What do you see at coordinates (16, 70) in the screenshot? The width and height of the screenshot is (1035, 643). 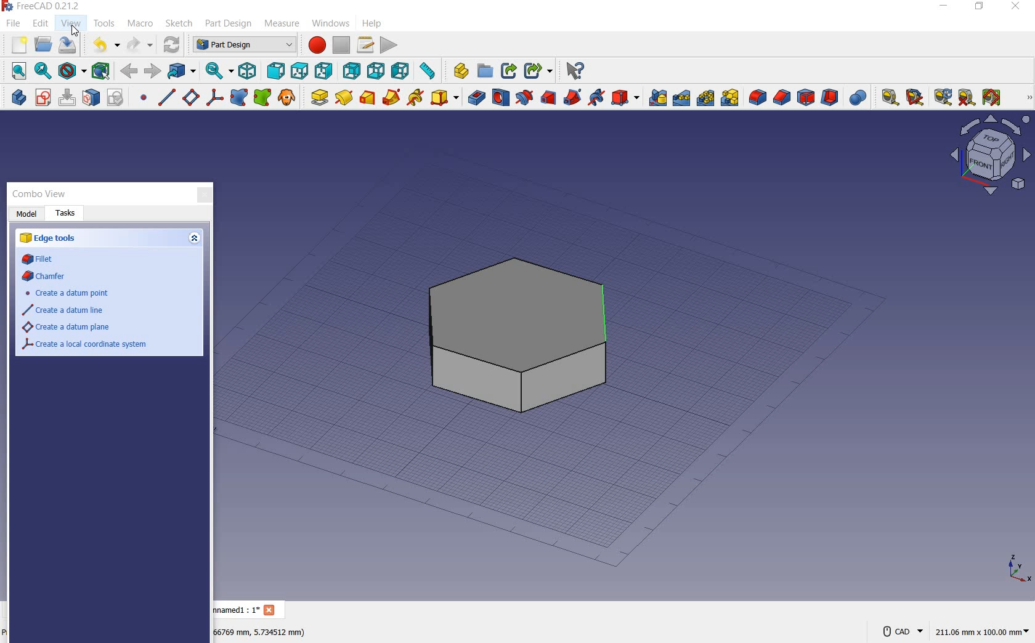 I see `fit all` at bounding box center [16, 70].